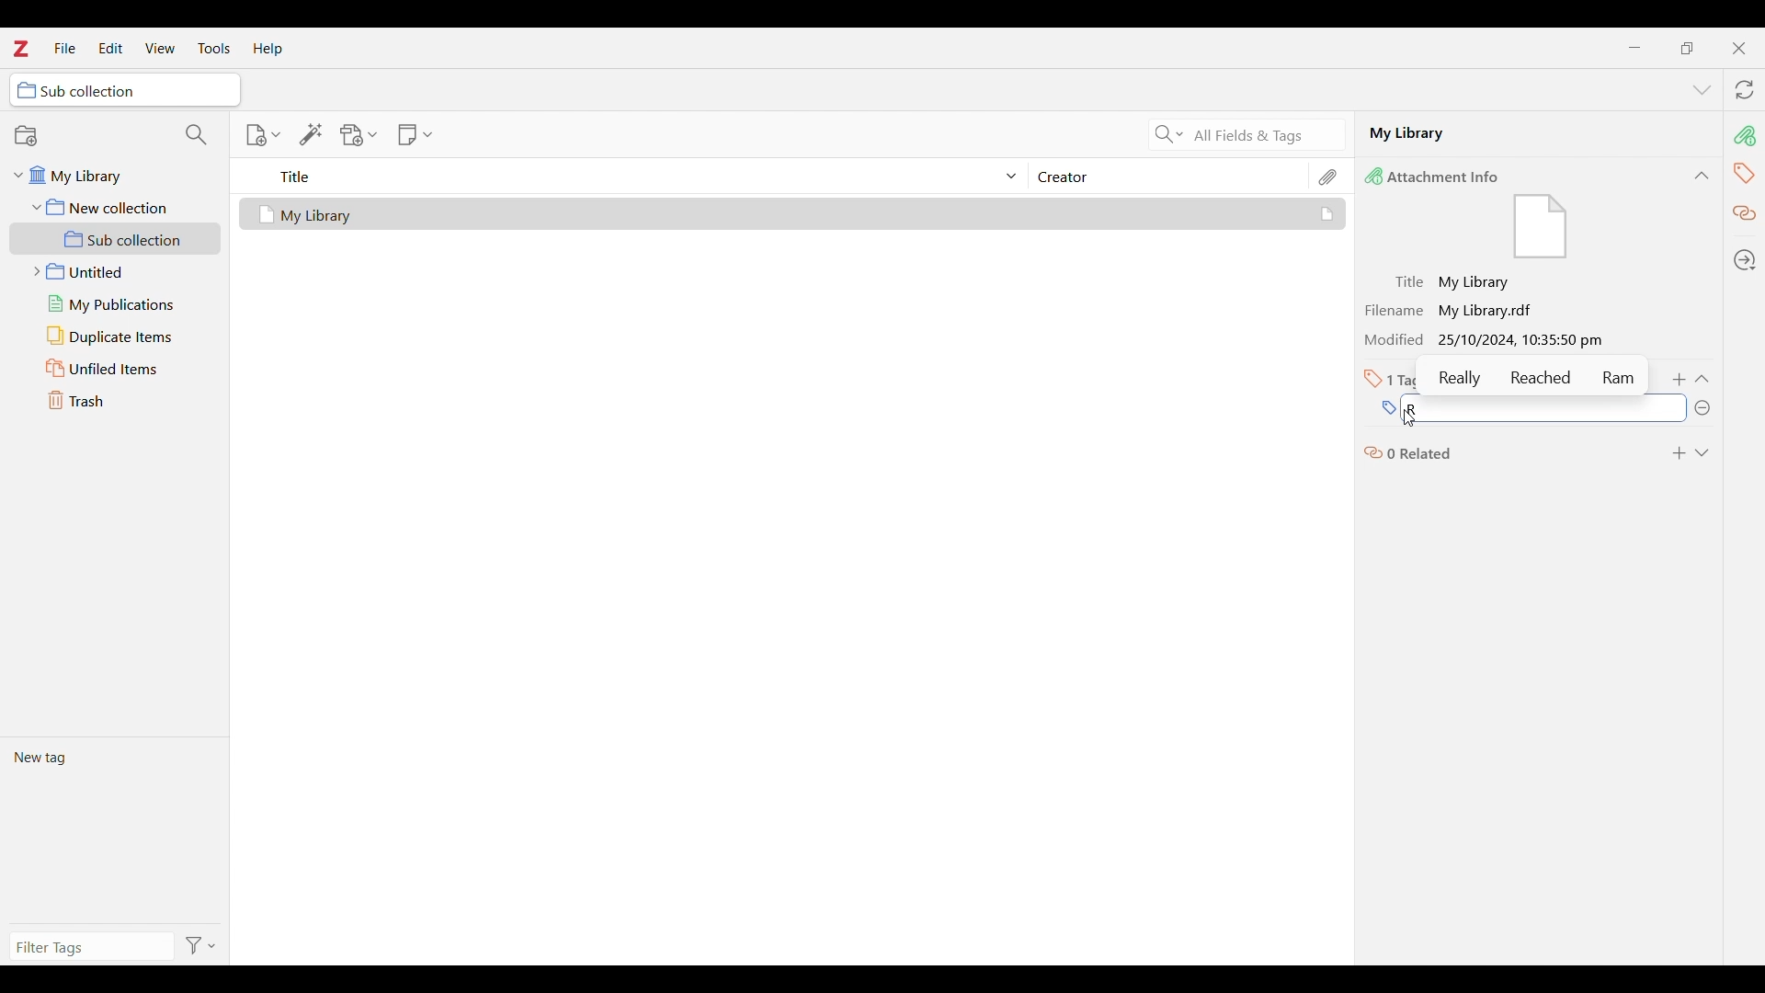 This screenshot has height=993, width=1765. What do you see at coordinates (1407, 410) in the screenshot?
I see `Cursor position unchanged, "R" typed` at bounding box center [1407, 410].